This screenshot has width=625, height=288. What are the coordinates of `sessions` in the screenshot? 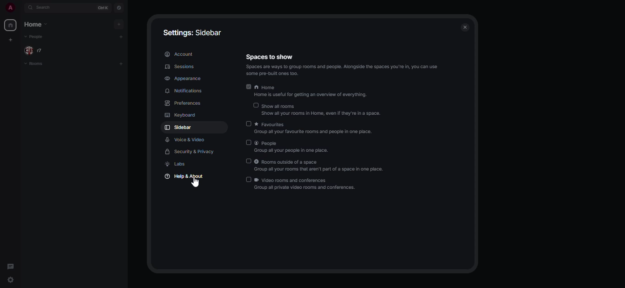 It's located at (182, 67).